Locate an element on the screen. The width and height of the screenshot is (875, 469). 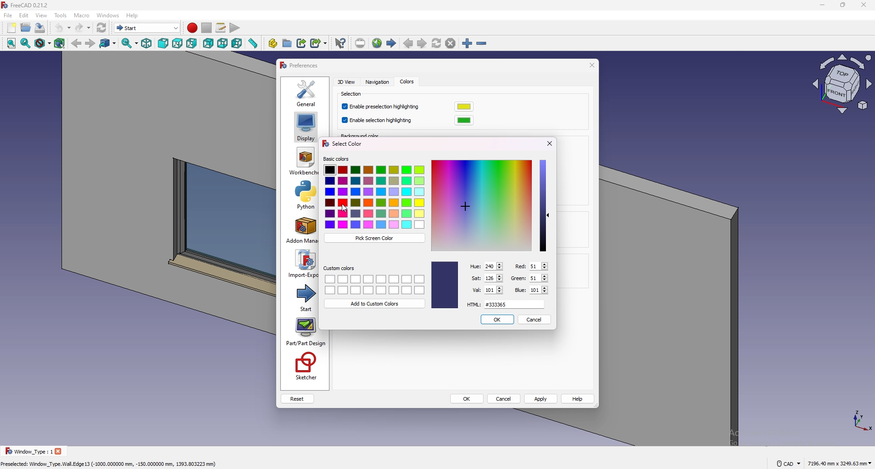
‘Basic colors is located at coordinates (336, 159).